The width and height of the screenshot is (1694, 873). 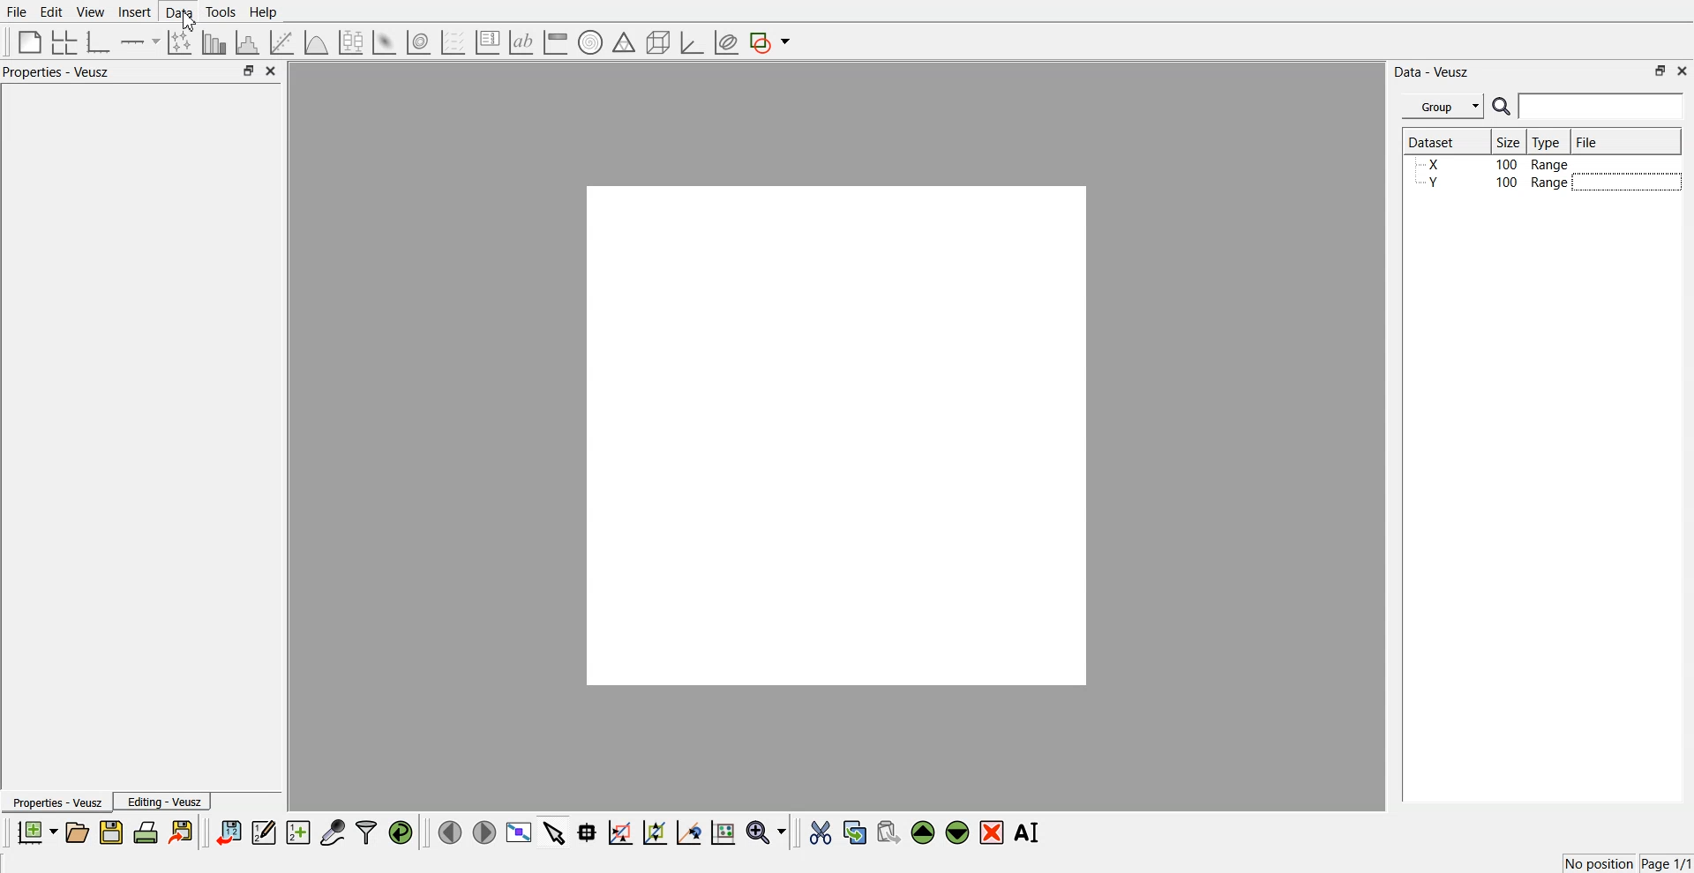 I want to click on Properties - Veusz, so click(x=56, y=802).